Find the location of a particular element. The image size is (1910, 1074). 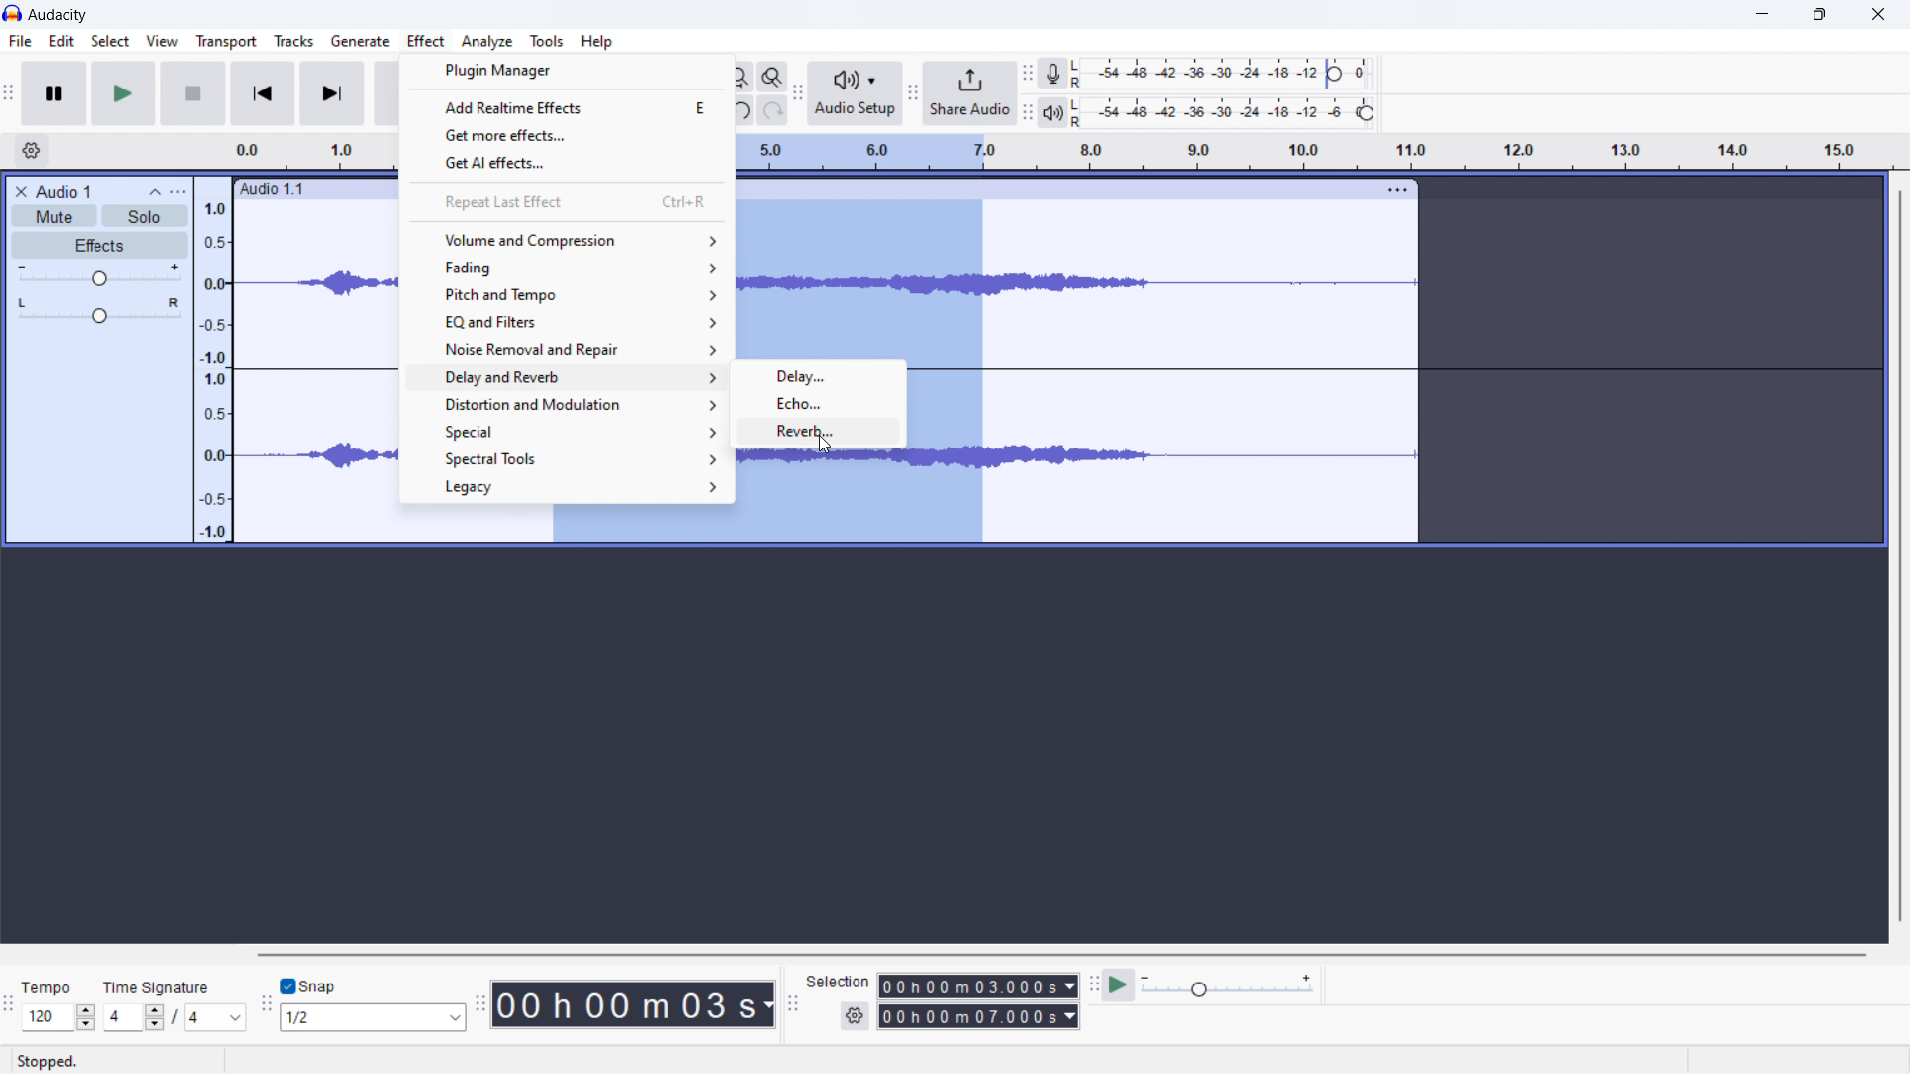

stop is located at coordinates (193, 92).